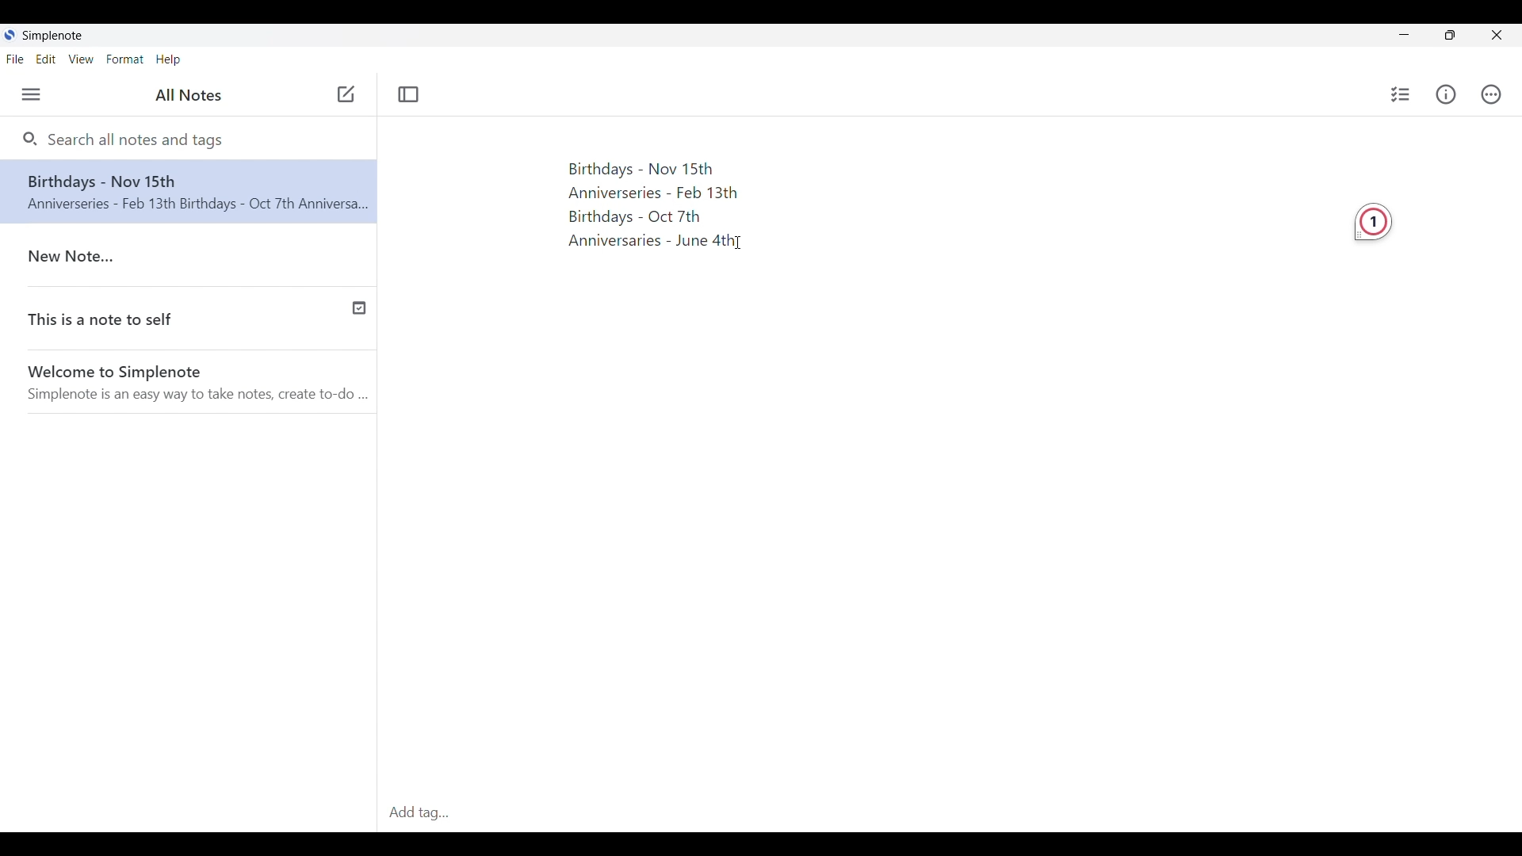 This screenshot has width=1522, height=856. Describe the element at coordinates (1451, 35) in the screenshot. I see `Show interface in a smaller tab` at that location.